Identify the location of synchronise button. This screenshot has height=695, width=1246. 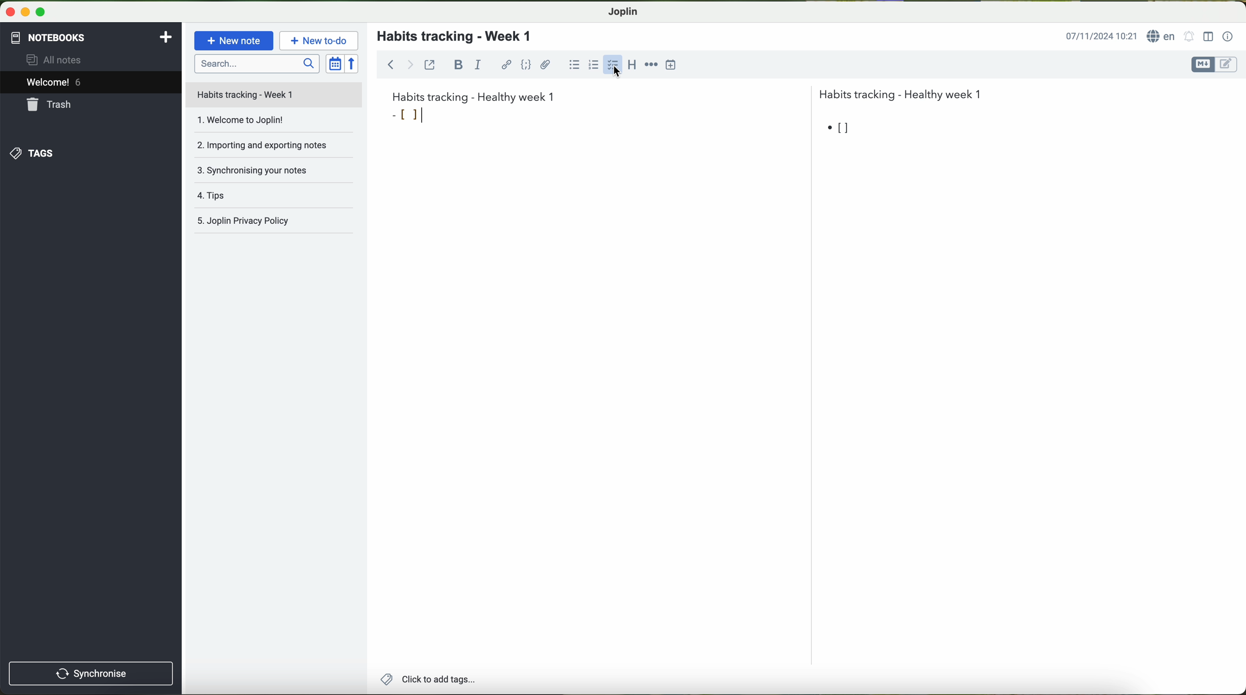
(92, 674).